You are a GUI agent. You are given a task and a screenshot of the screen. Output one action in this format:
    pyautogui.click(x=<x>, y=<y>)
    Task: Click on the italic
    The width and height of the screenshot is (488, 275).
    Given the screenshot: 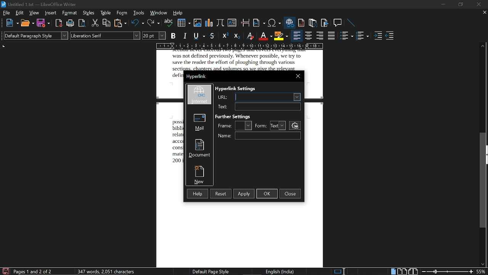 What is the action you would take?
    pyautogui.click(x=186, y=35)
    